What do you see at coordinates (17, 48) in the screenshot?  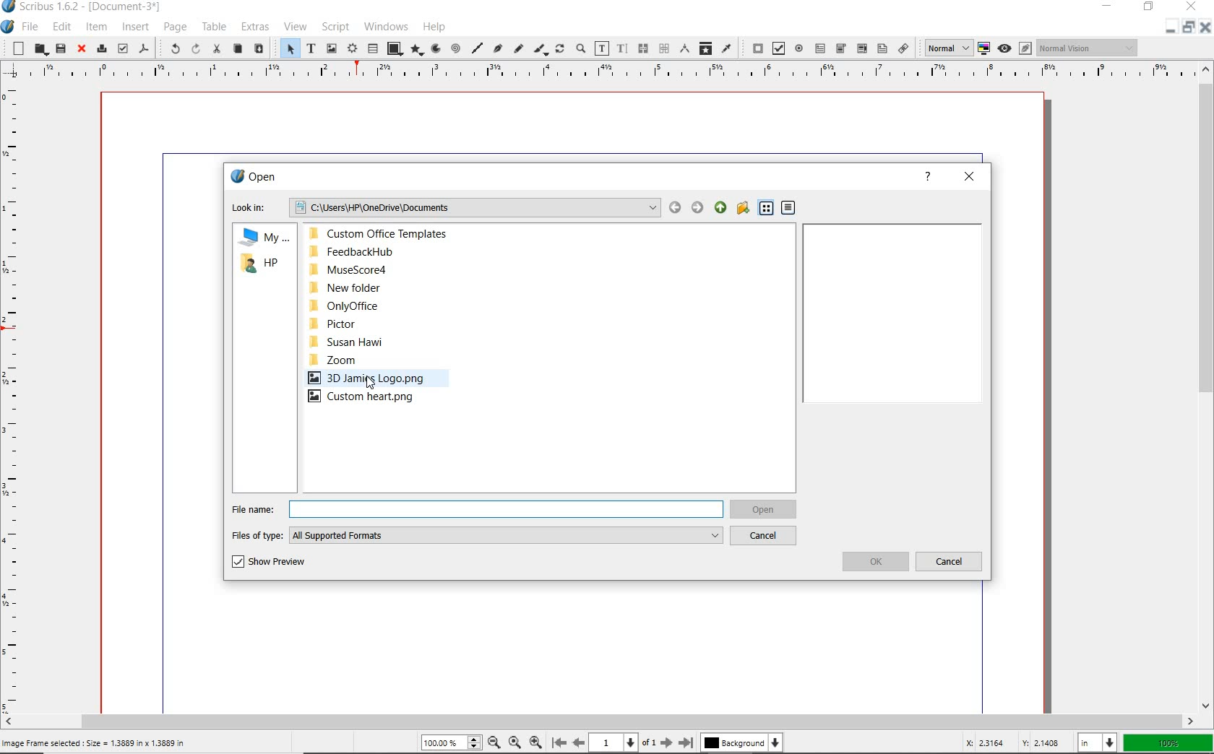 I see `new` at bounding box center [17, 48].